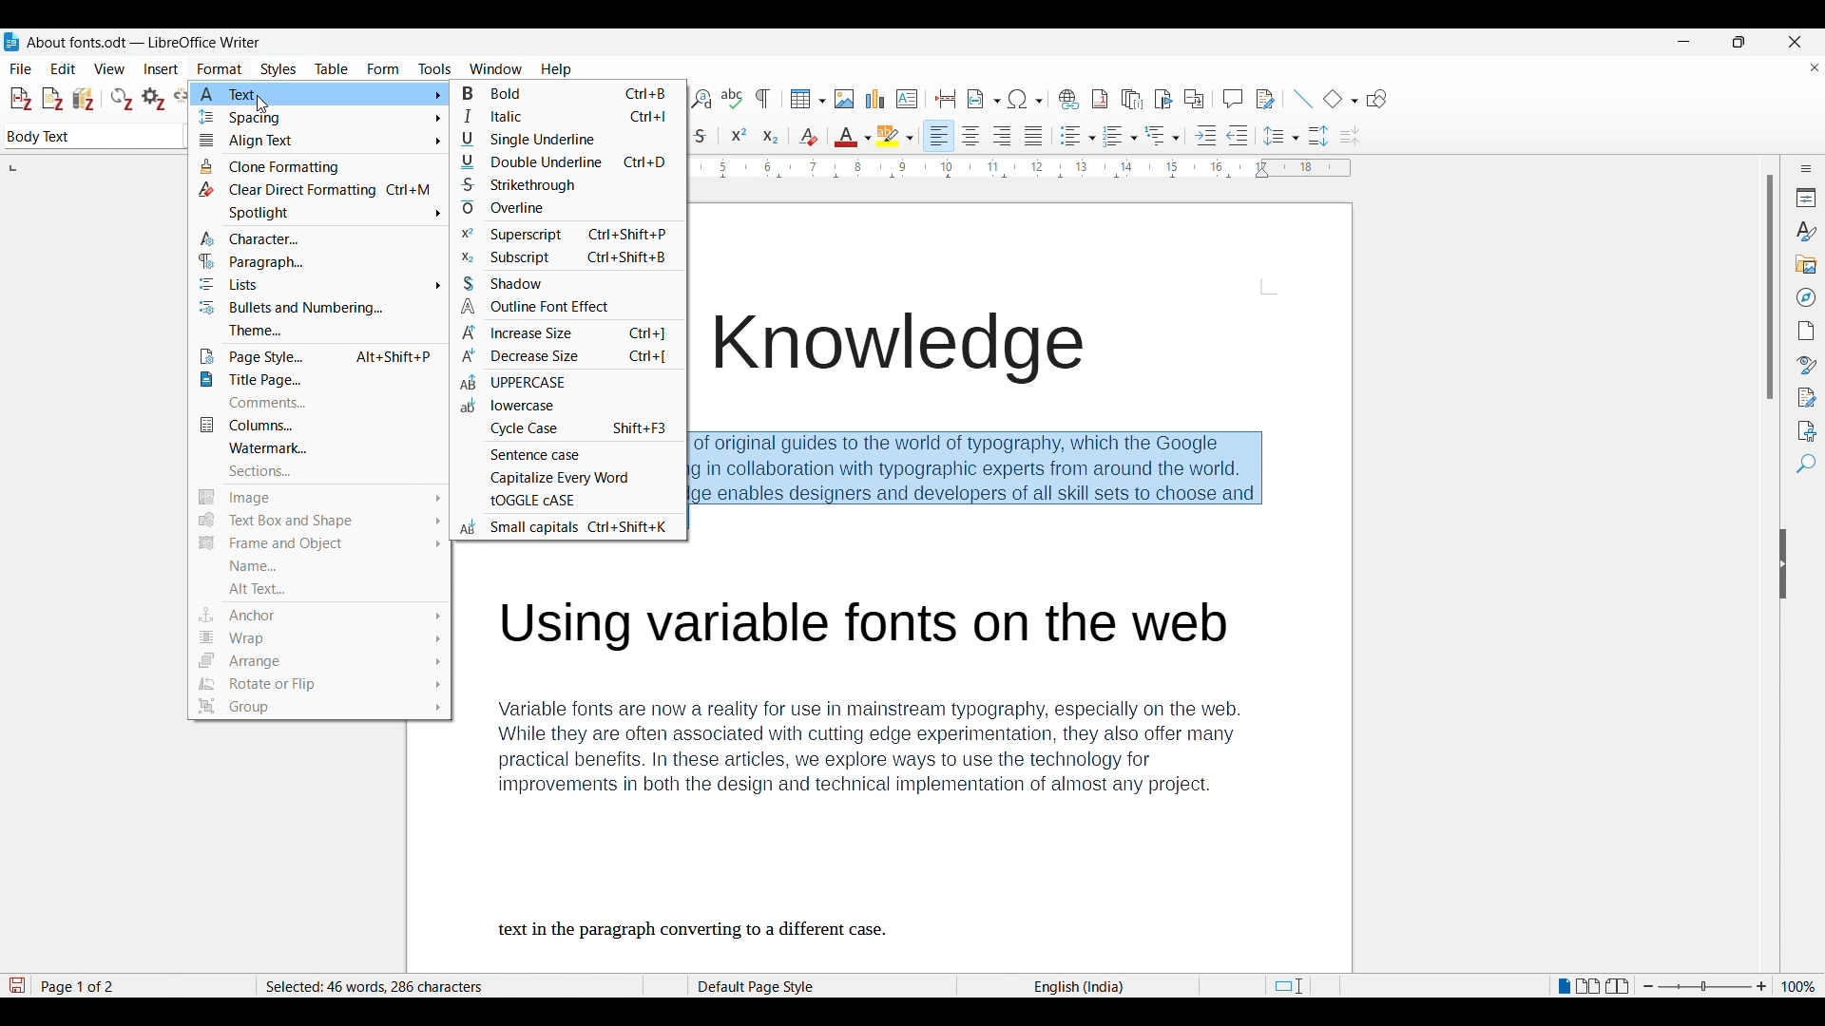 This screenshot has height=1026, width=1825. What do you see at coordinates (875, 99) in the screenshot?
I see `Insert chart` at bounding box center [875, 99].